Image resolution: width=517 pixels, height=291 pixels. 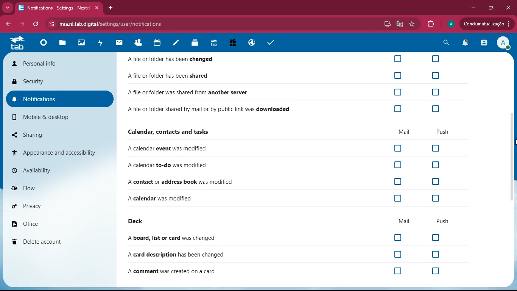 What do you see at coordinates (437, 92) in the screenshot?
I see `off` at bounding box center [437, 92].